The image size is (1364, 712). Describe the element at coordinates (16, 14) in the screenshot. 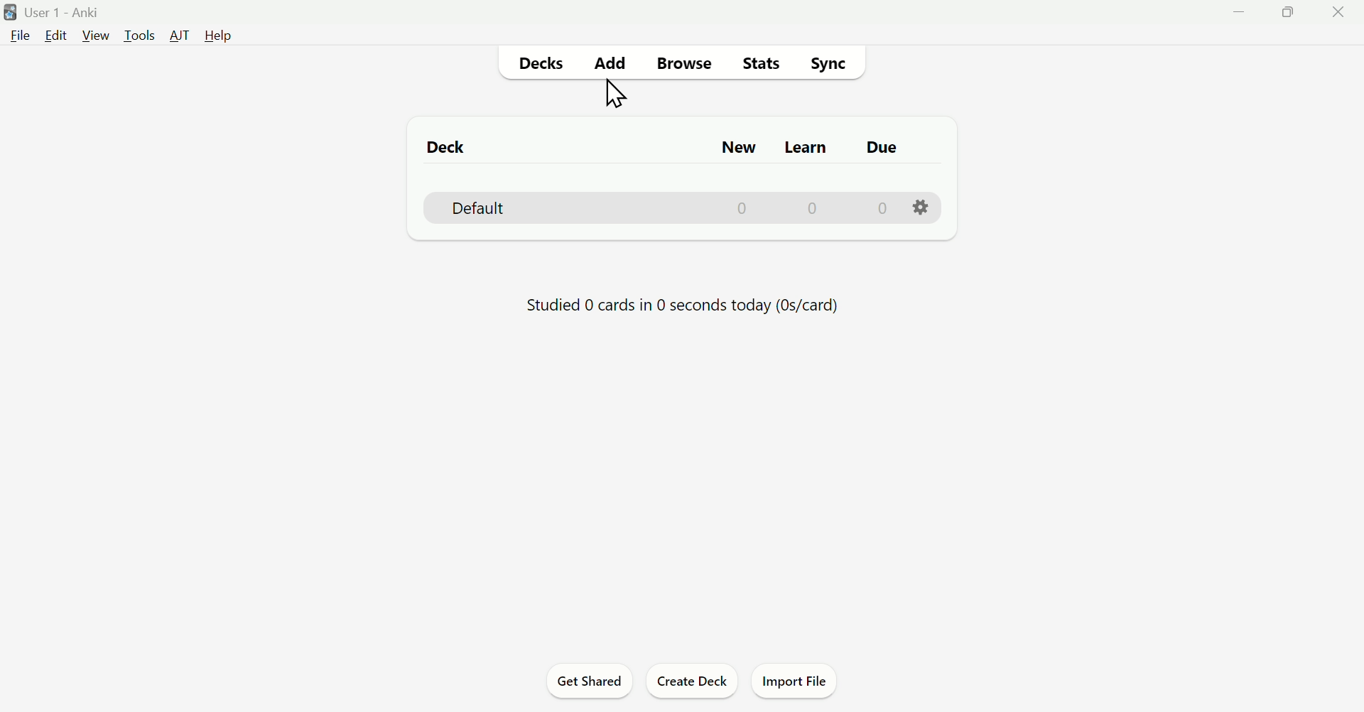

I see `logo` at that location.